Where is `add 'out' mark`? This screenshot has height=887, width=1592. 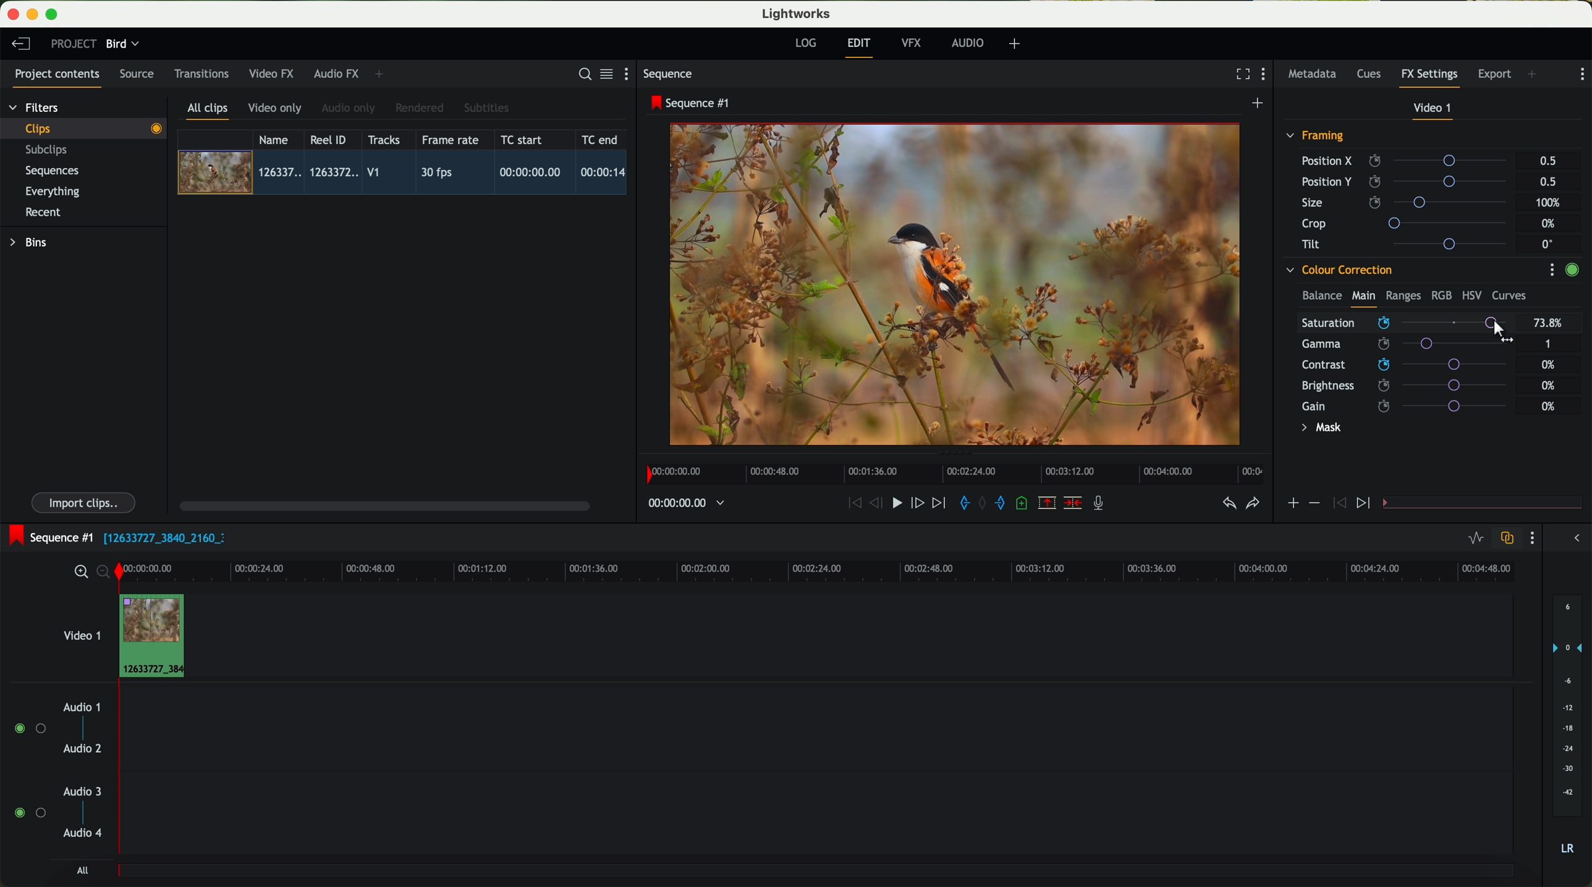
add 'out' mark is located at coordinates (1006, 502).